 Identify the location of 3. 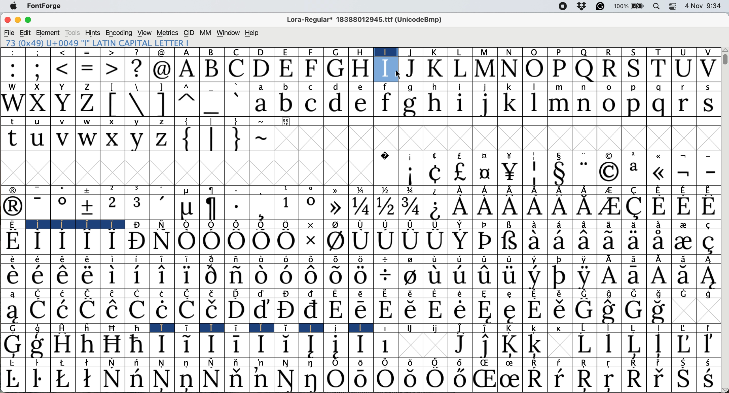
(138, 189).